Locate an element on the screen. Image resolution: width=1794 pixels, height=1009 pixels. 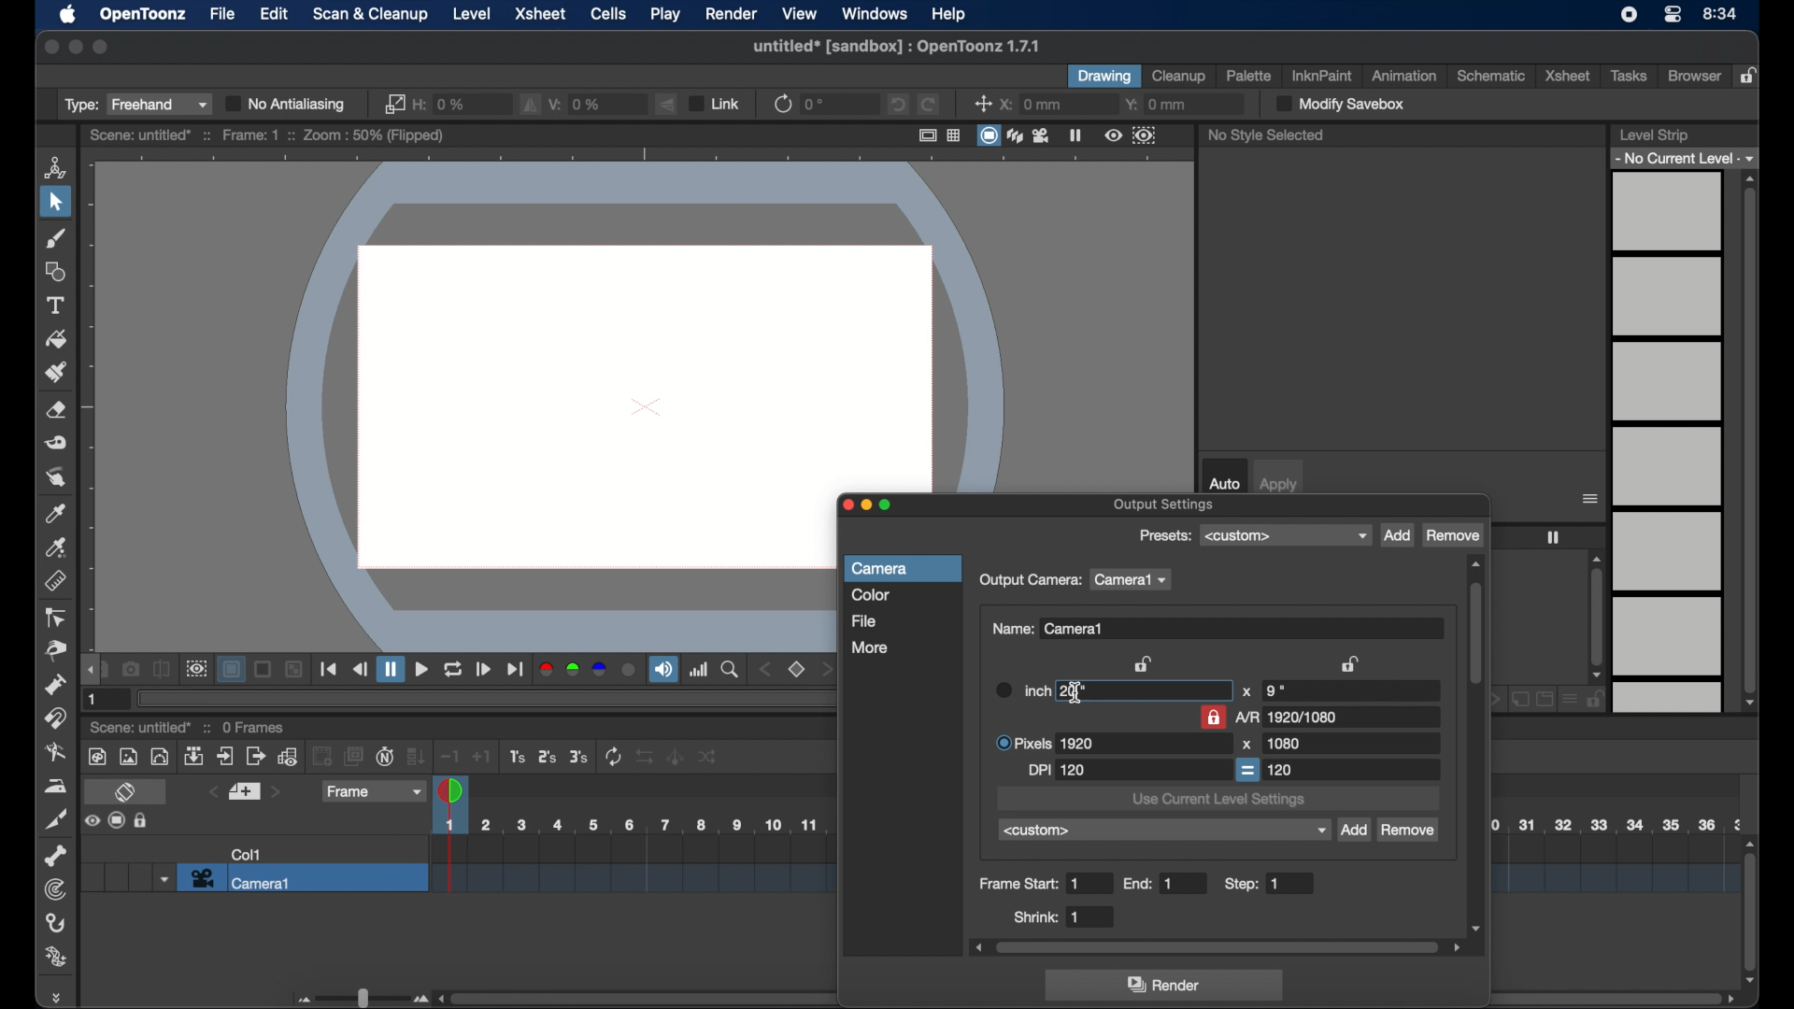
 is located at coordinates (676, 756).